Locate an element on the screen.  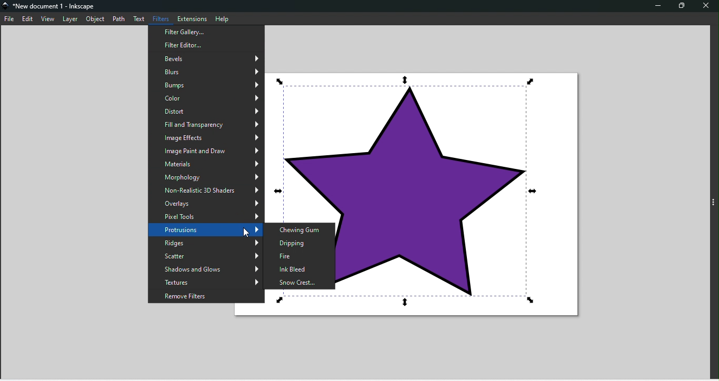
Chewing gum is located at coordinates (301, 228).